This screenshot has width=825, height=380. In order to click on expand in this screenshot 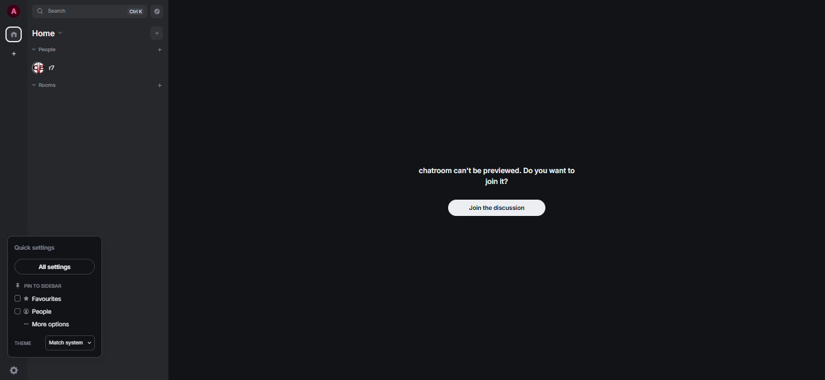, I will do `click(26, 11)`.